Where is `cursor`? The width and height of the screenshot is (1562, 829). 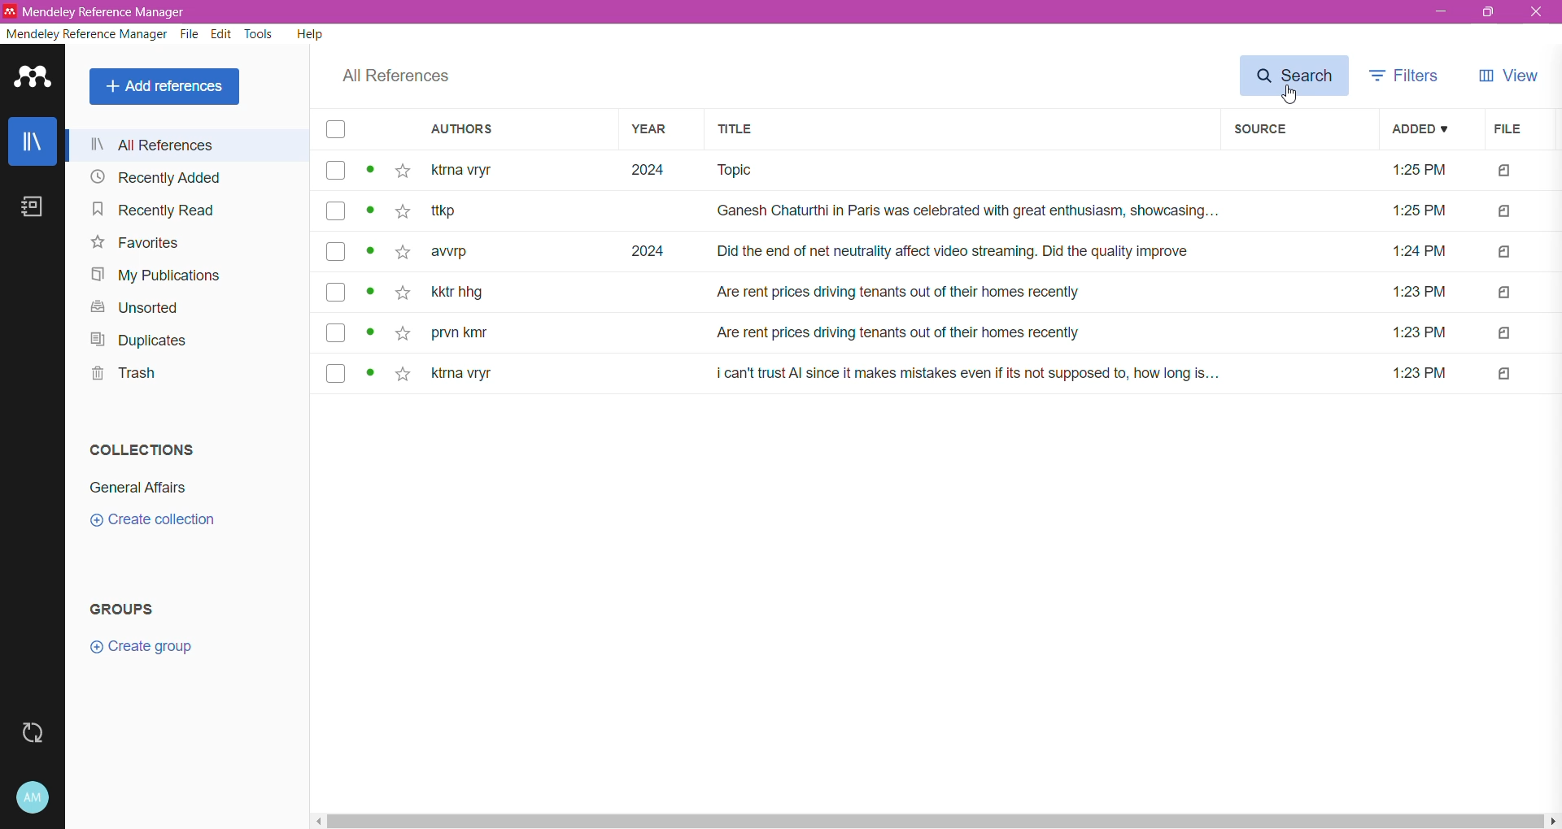
cursor is located at coordinates (1290, 97).